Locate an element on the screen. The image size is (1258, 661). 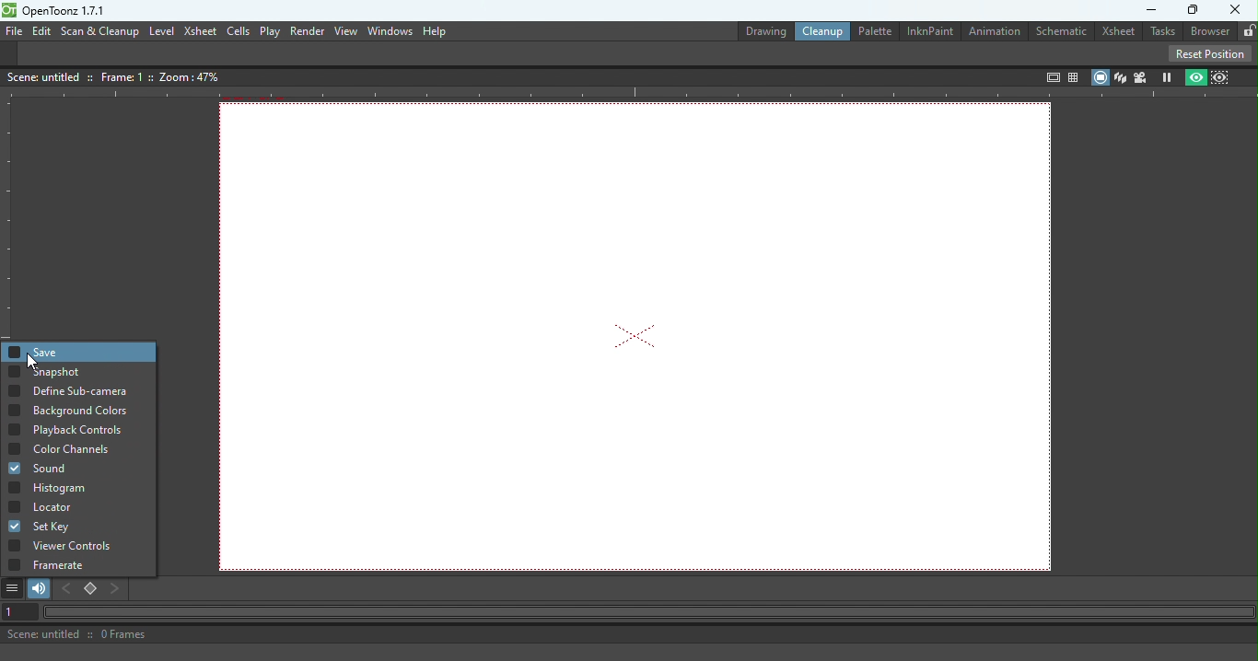
3D View is located at coordinates (1120, 76).